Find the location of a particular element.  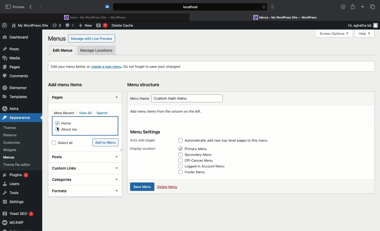

Menu structure is located at coordinates (145, 85).